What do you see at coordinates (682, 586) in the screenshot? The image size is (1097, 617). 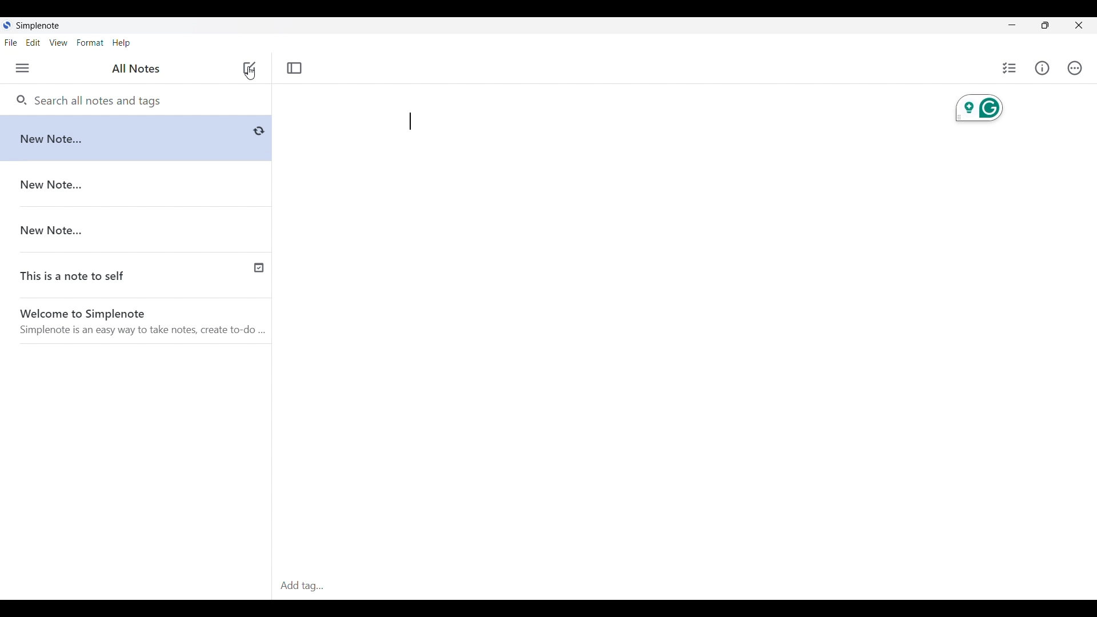 I see `Add tag` at bounding box center [682, 586].